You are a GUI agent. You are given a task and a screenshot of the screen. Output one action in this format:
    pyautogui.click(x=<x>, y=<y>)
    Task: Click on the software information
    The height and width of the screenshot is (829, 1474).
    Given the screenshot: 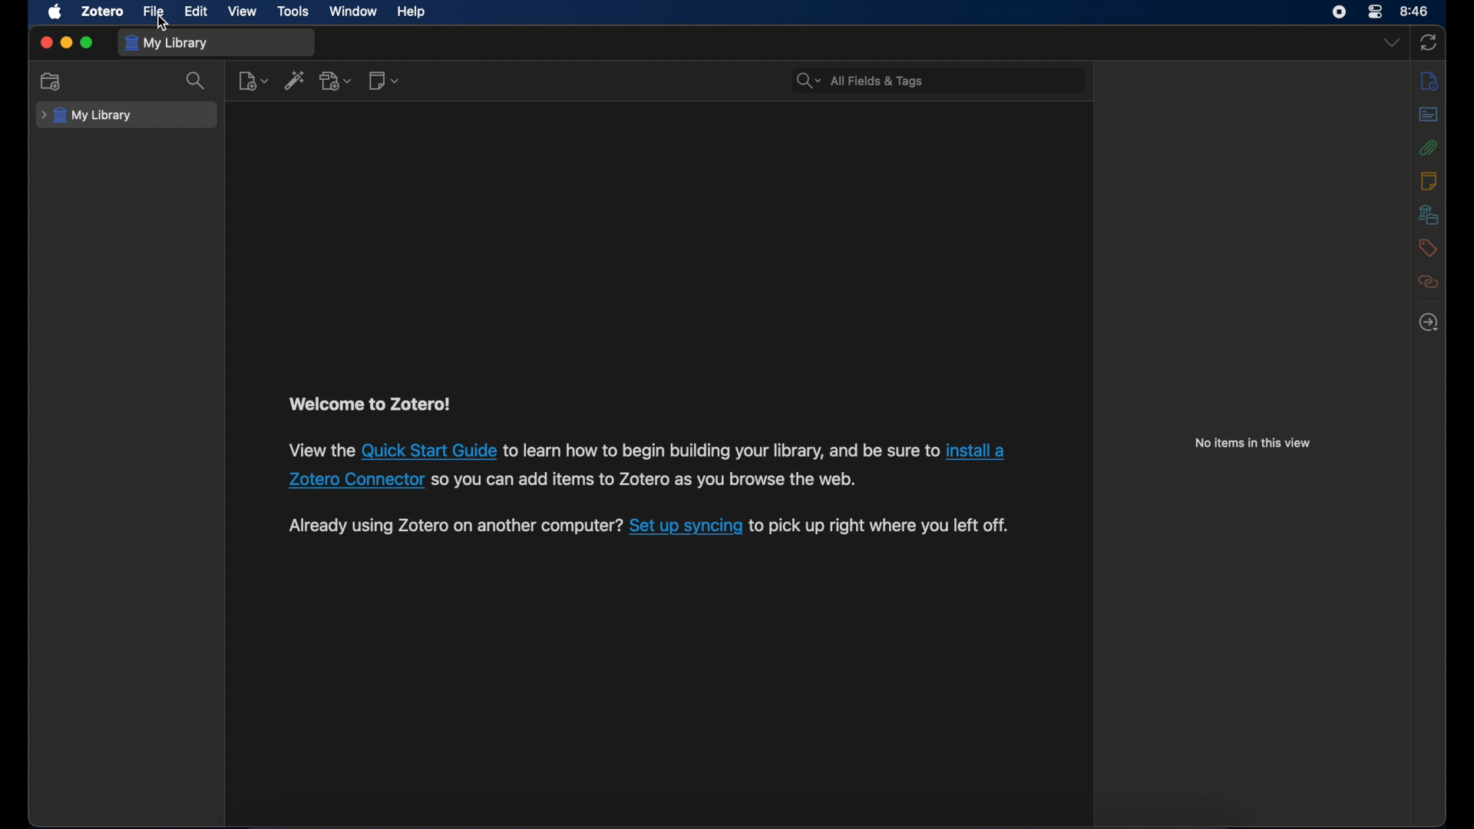 What is the action you would take?
    pyautogui.click(x=455, y=527)
    